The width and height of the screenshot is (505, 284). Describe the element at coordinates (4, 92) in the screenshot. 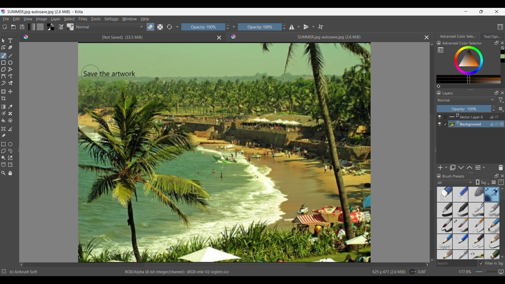

I see `Transform a layer or selection` at that location.